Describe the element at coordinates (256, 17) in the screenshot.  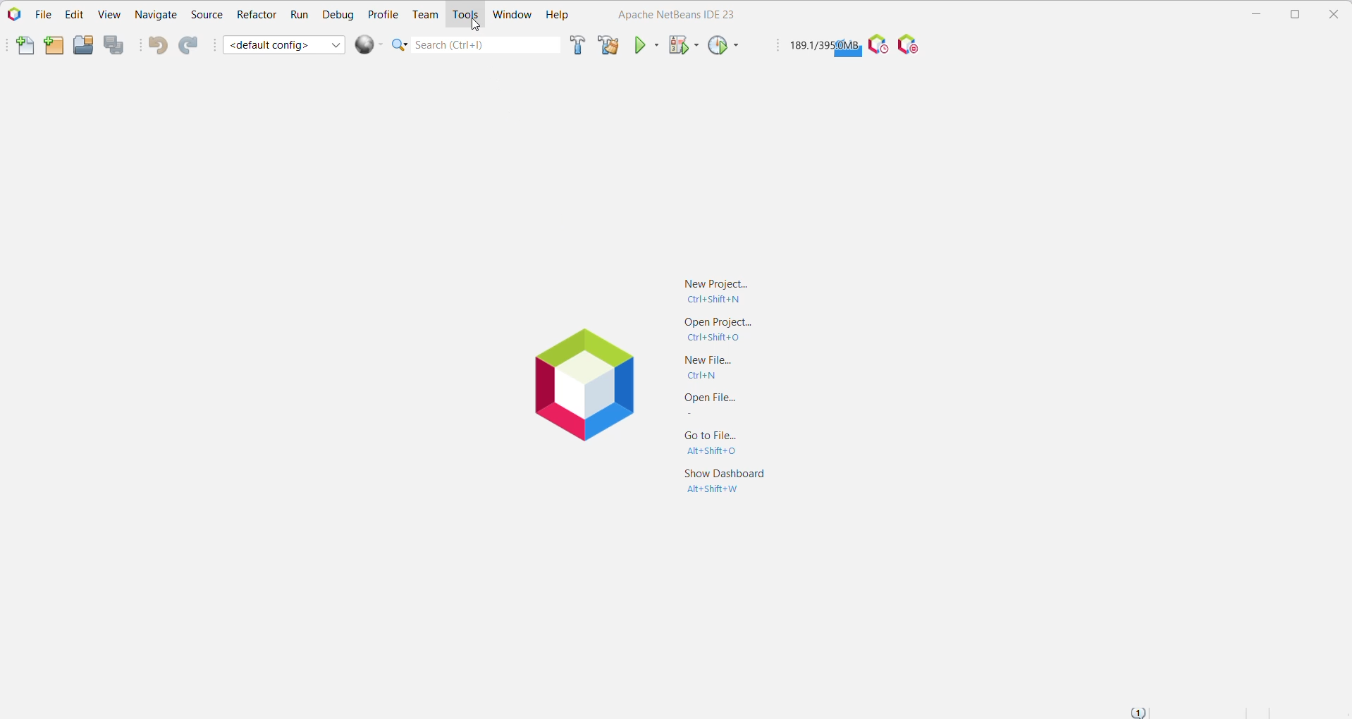
I see `Refactor` at that location.